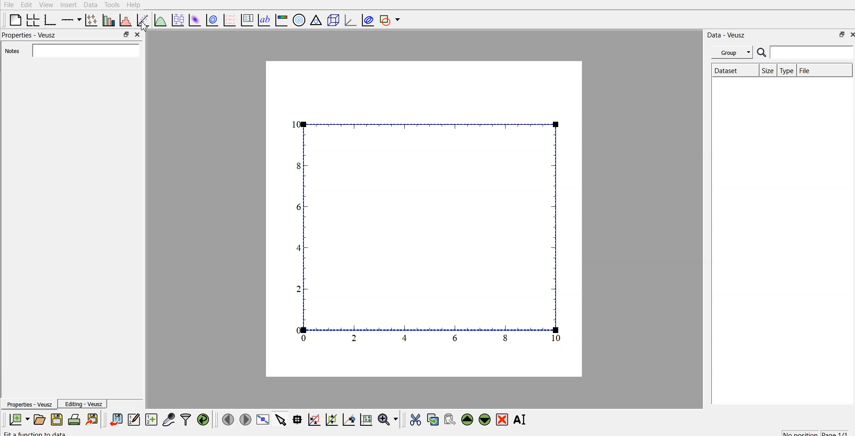 The image size is (855, 436). Describe the element at coordinates (427, 233) in the screenshot. I see `graph` at that location.